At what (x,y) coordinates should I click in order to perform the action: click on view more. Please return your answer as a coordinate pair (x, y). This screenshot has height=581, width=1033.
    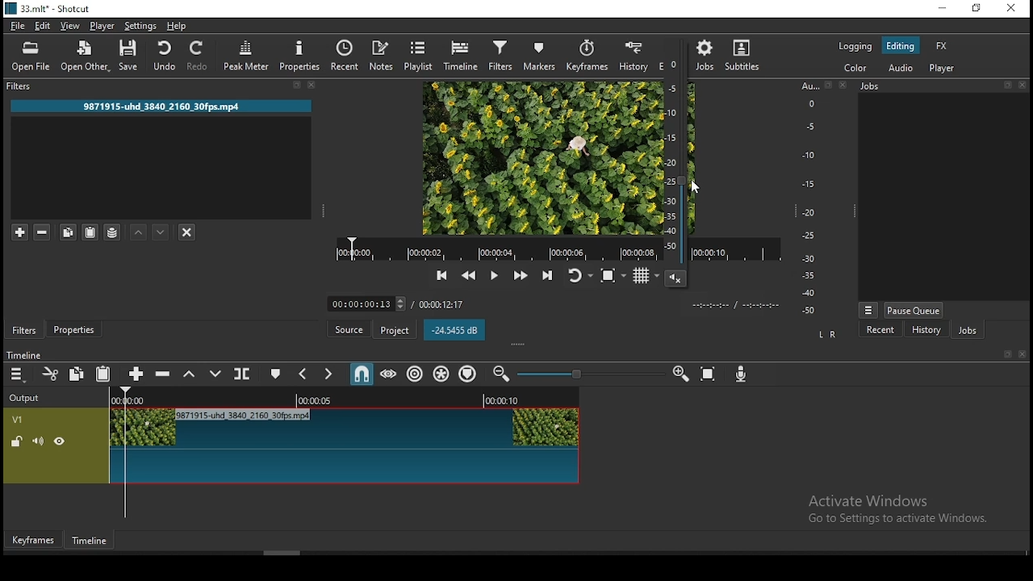
    Looking at the image, I should click on (869, 308).